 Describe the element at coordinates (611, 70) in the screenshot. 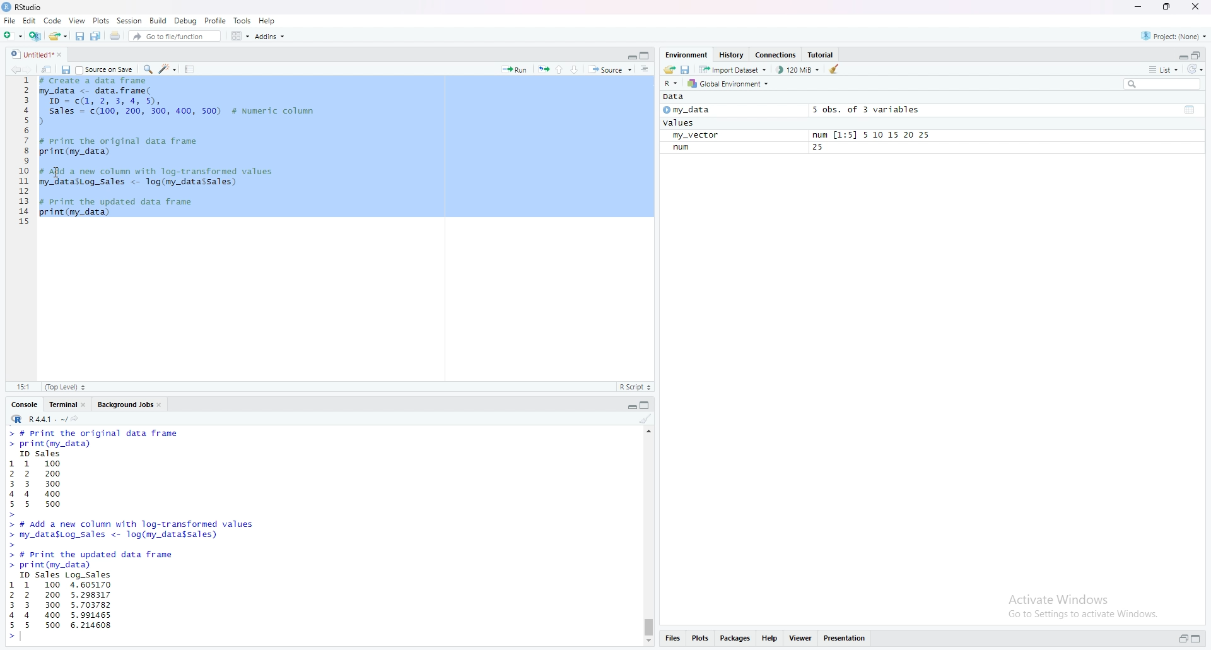

I see `source the contents of the active document` at that location.